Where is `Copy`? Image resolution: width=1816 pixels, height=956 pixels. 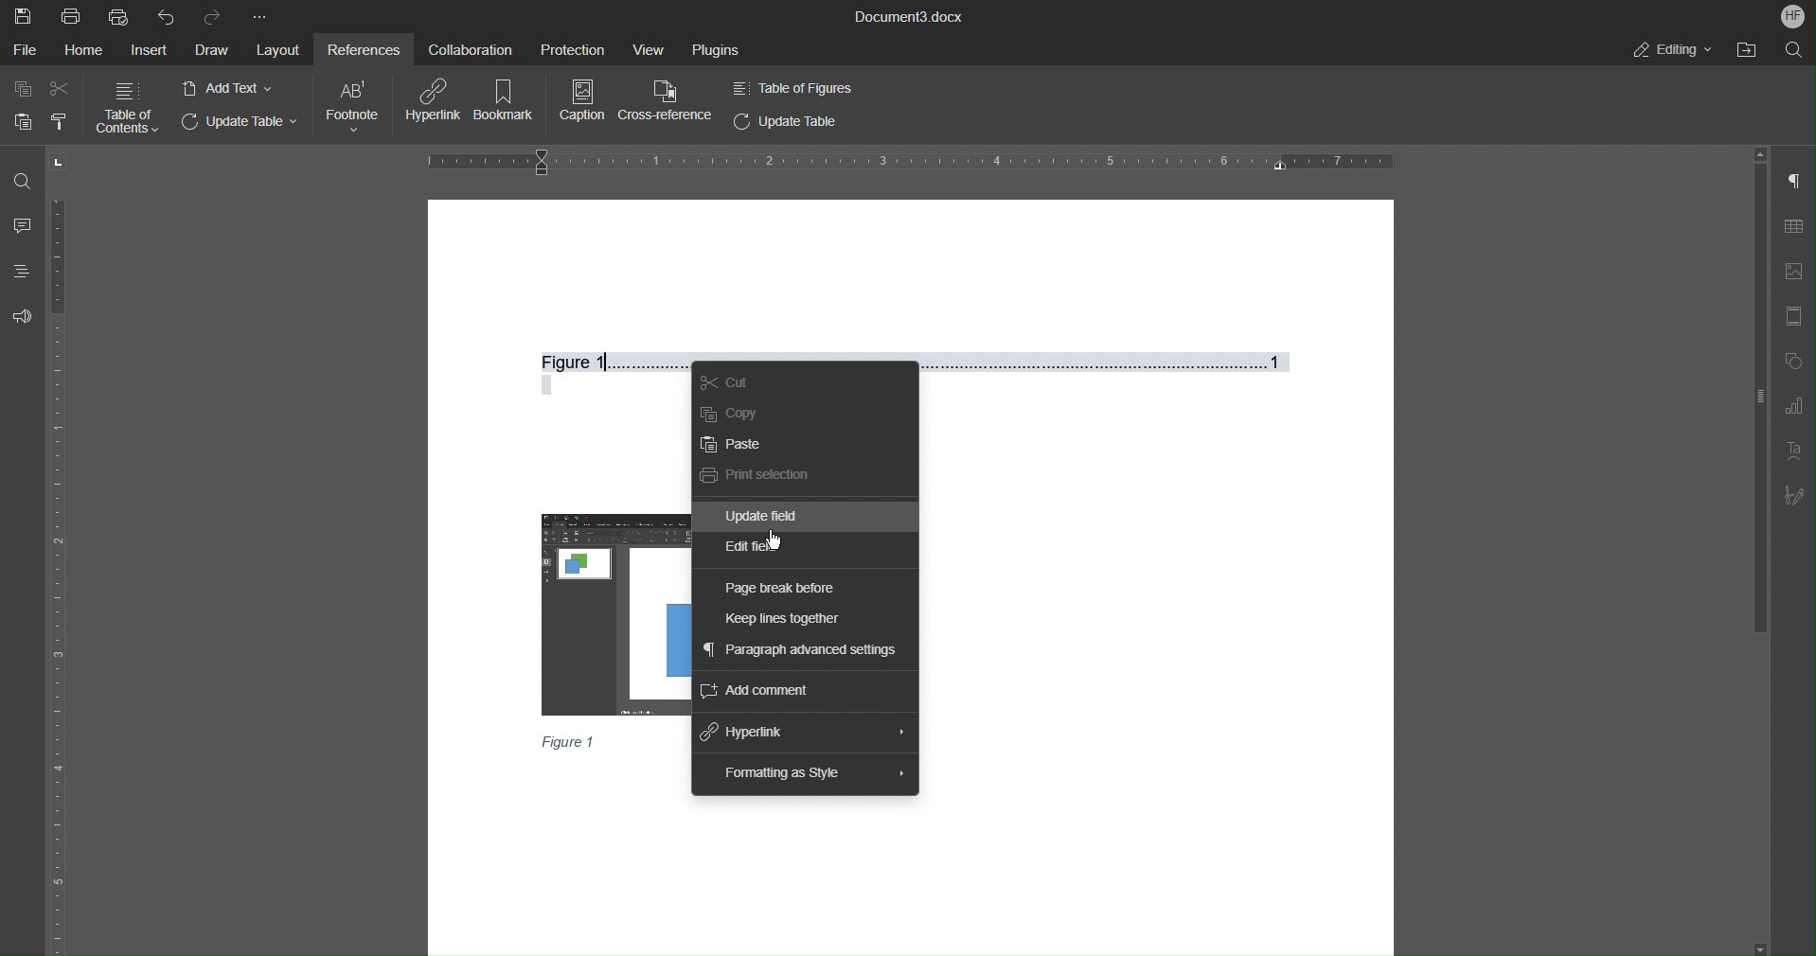
Copy is located at coordinates (24, 89).